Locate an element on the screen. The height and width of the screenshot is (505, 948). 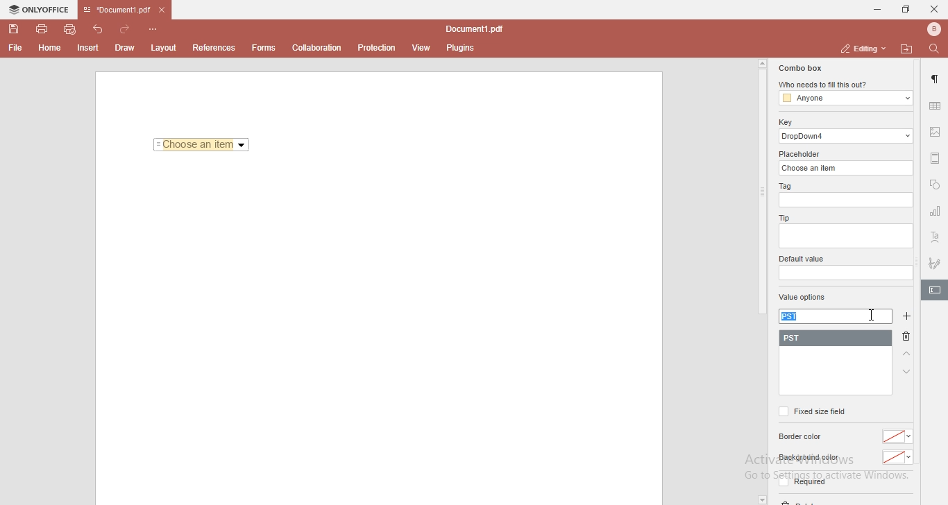
customise quick access toolbar is located at coordinates (155, 28).